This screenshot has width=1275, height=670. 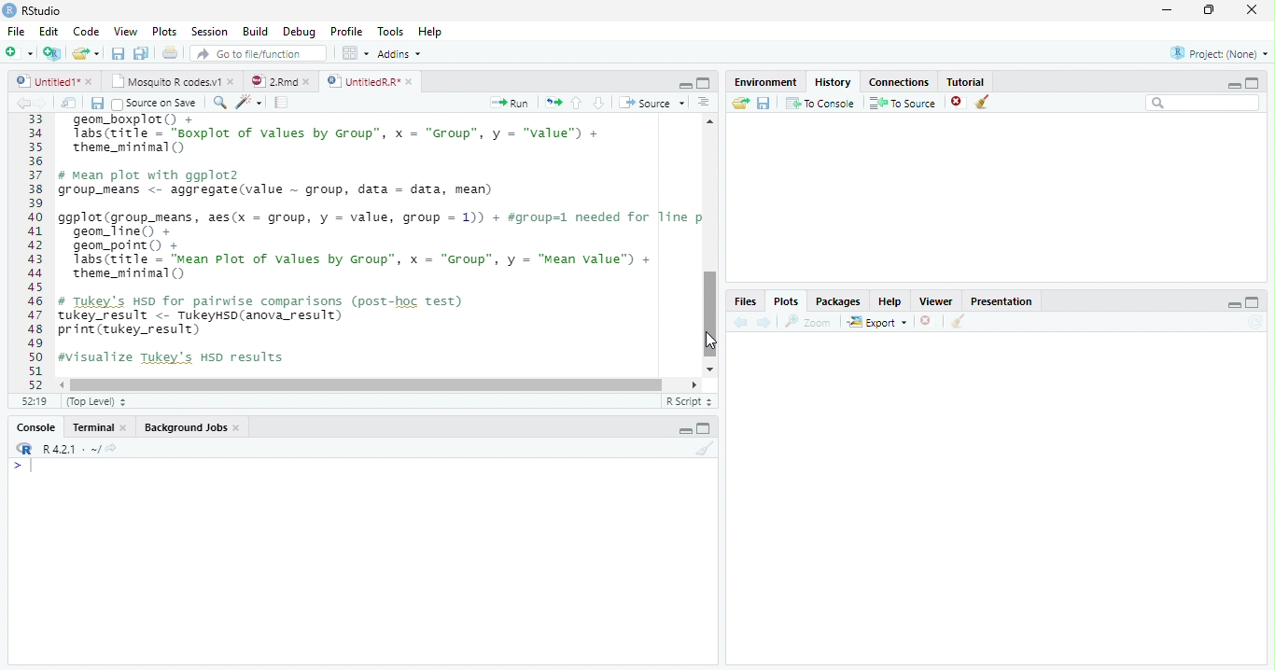 What do you see at coordinates (171, 53) in the screenshot?
I see `Print  the current file` at bounding box center [171, 53].